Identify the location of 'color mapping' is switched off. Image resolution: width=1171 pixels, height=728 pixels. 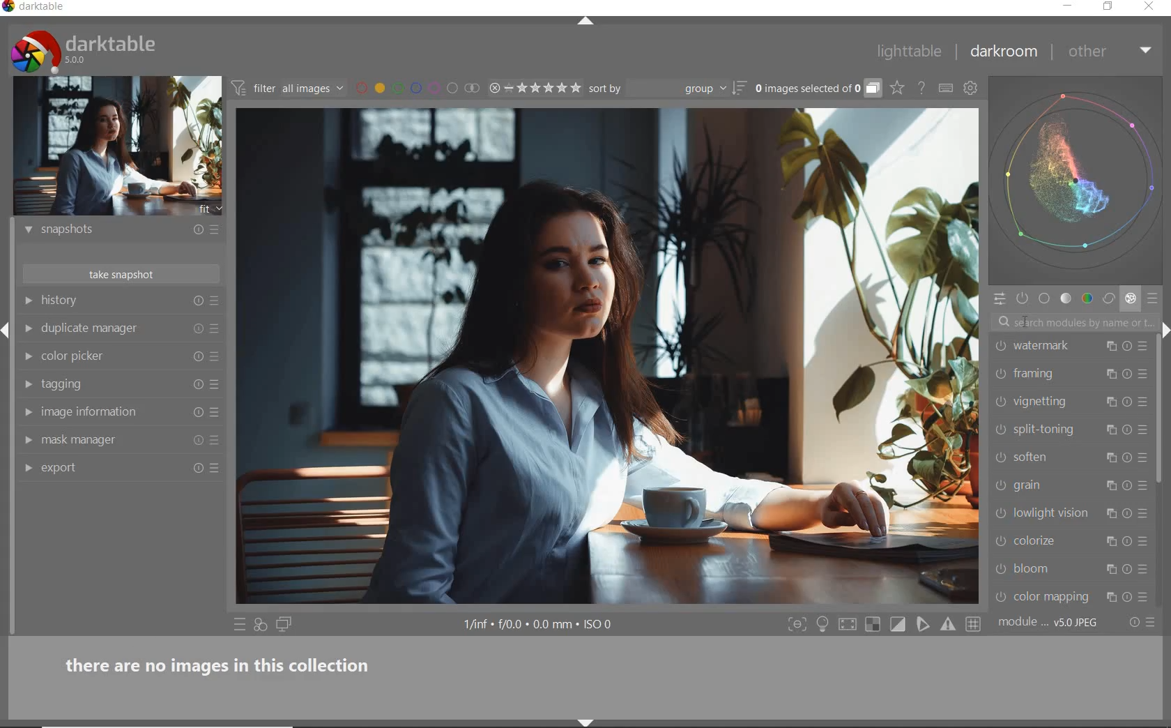
(1001, 597).